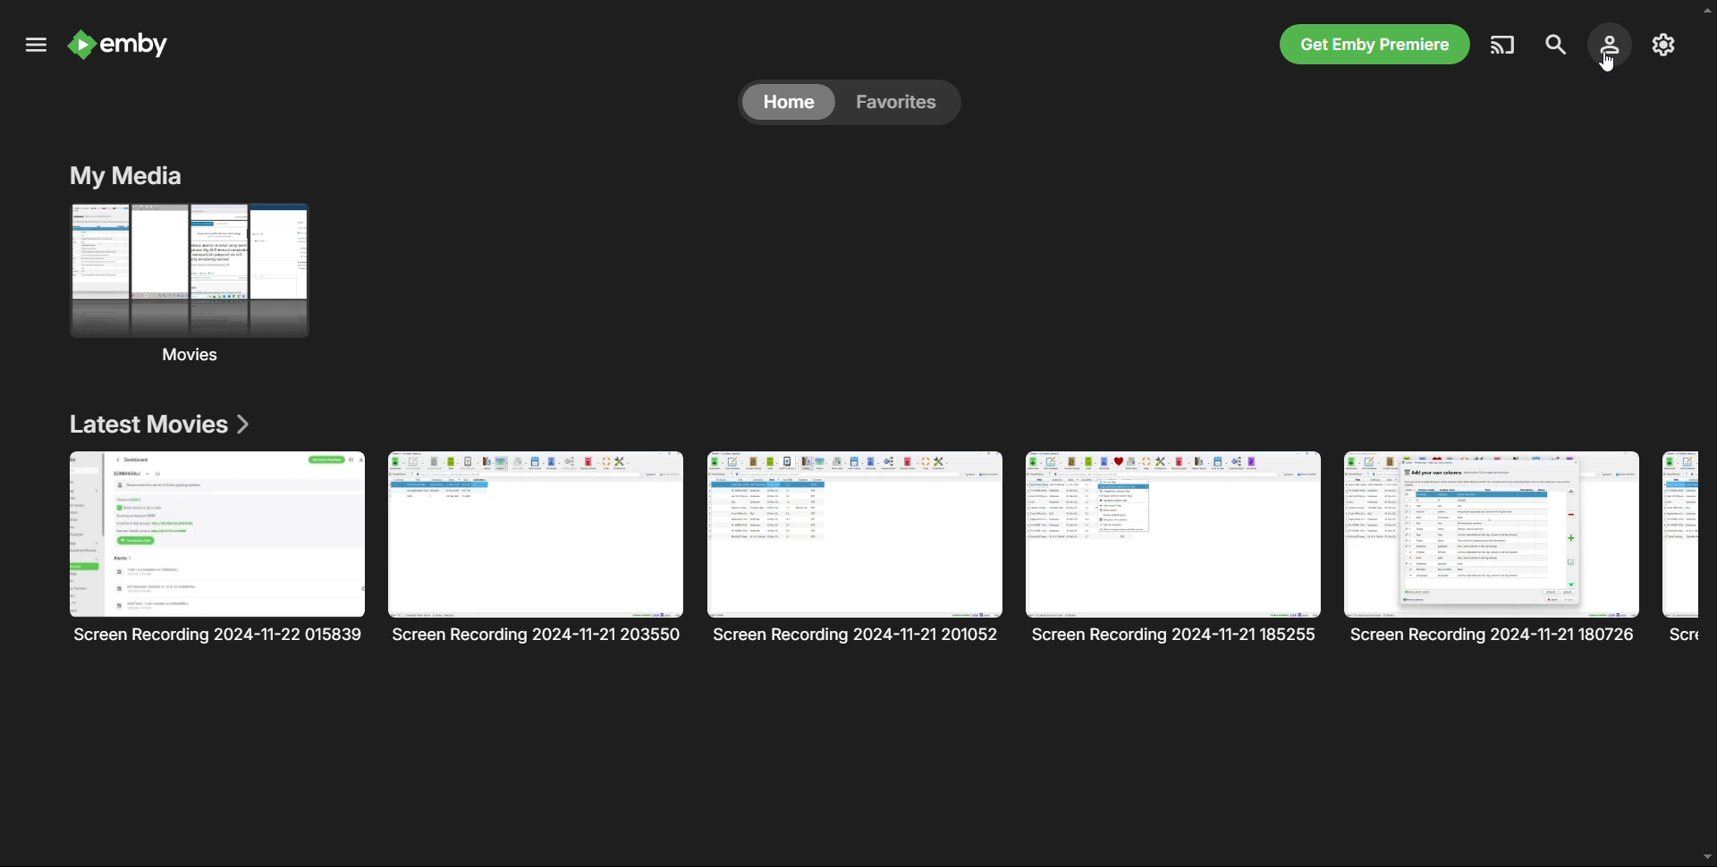 Image resolution: width=1717 pixels, height=867 pixels. Describe the element at coordinates (1552, 45) in the screenshot. I see `search` at that location.